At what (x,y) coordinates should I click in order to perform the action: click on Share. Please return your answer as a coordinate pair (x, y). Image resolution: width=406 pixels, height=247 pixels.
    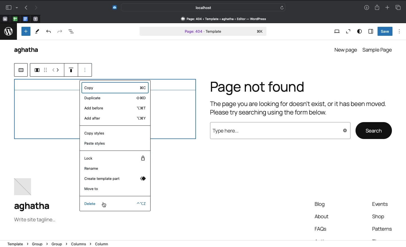
    Looking at the image, I should click on (377, 7).